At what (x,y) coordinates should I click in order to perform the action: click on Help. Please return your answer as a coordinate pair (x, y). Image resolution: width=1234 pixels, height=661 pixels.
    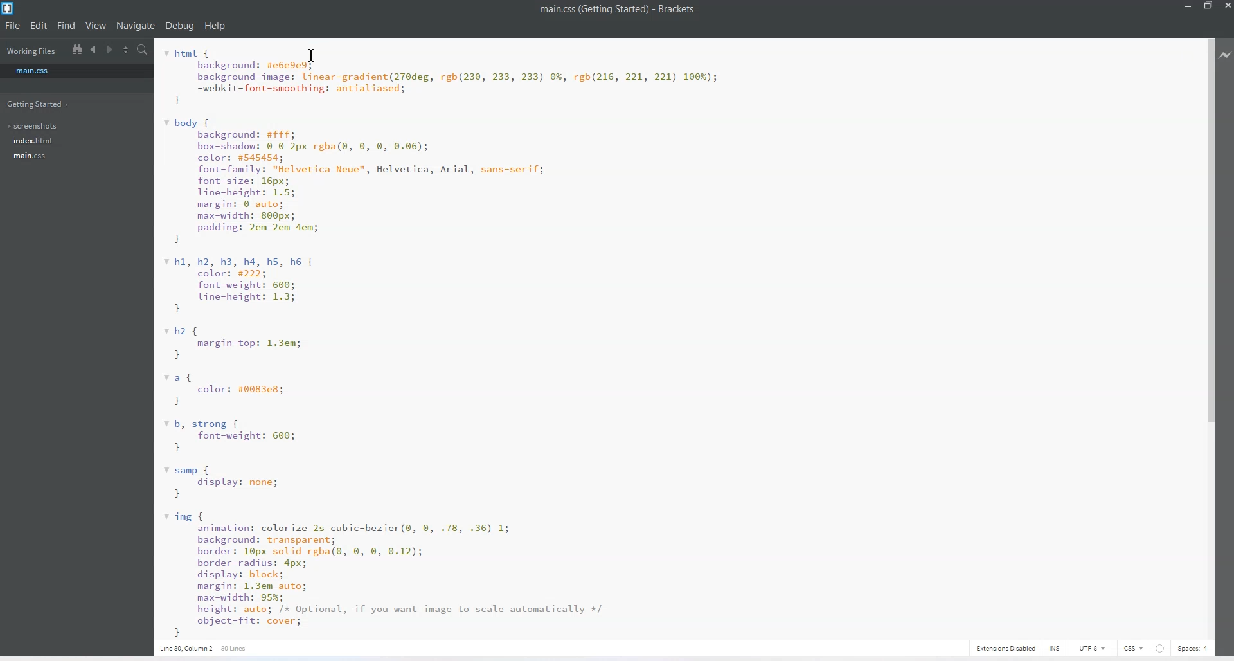
    Looking at the image, I should click on (215, 26).